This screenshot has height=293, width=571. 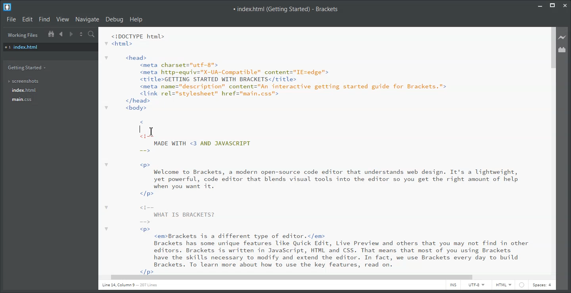 What do you see at coordinates (87, 19) in the screenshot?
I see `Navigate` at bounding box center [87, 19].